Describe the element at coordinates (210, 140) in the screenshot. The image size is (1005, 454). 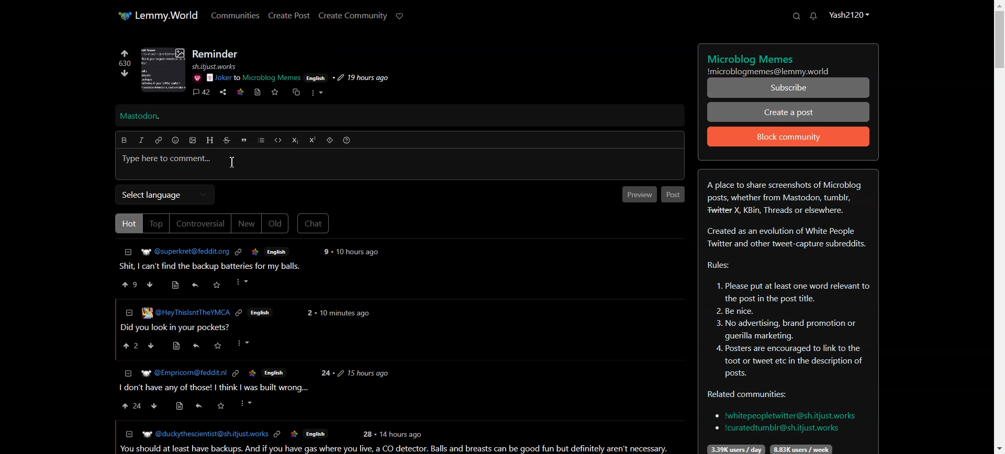
I see `Header` at that location.